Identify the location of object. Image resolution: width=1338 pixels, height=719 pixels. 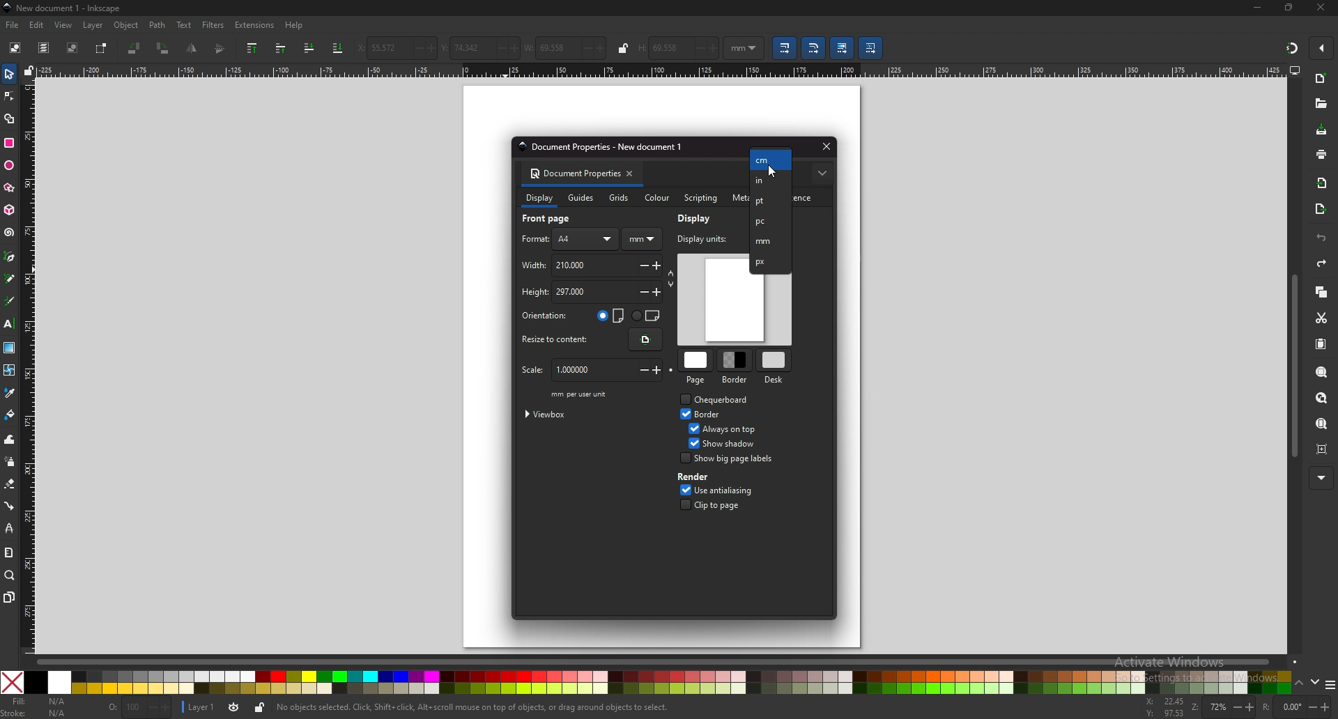
(126, 26).